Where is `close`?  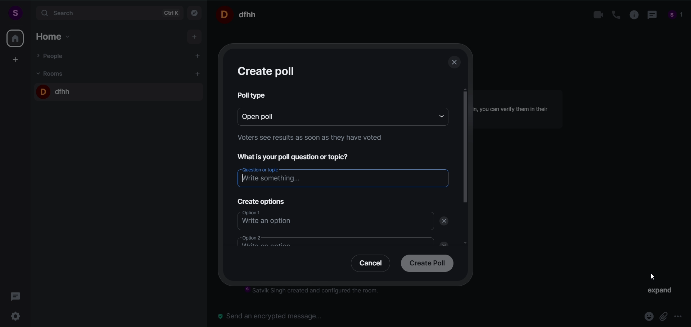 close is located at coordinates (442, 243).